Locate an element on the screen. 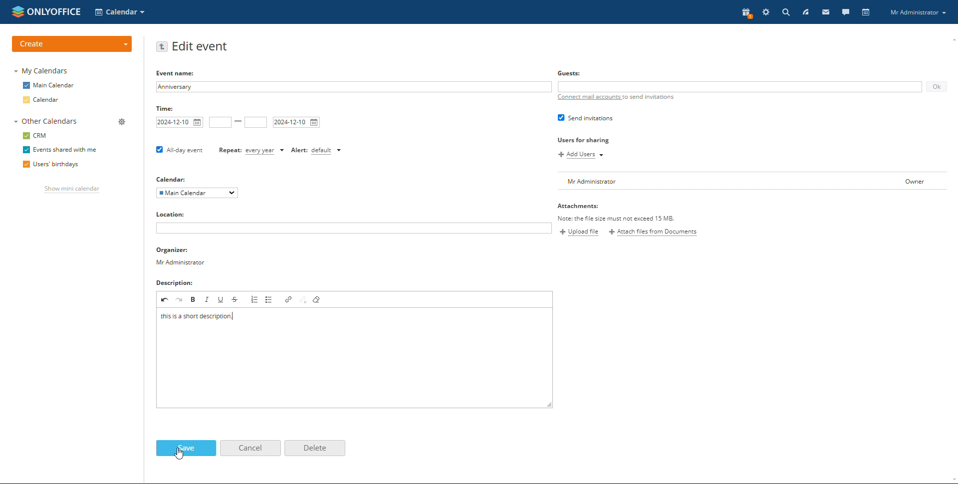 Image resolution: width=958 pixels, height=484 pixels. attach files from documents is located at coordinates (653, 233).